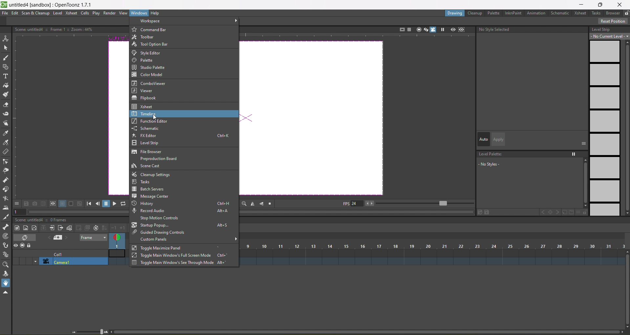 The width and height of the screenshot is (630, 335). I want to click on ew raster level, so click(25, 228).